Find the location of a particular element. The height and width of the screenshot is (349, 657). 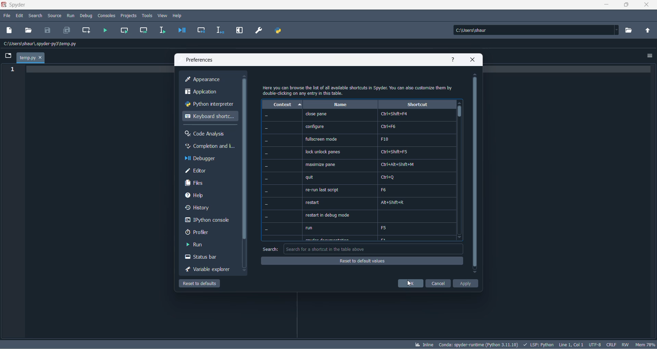

save all is located at coordinates (66, 31).